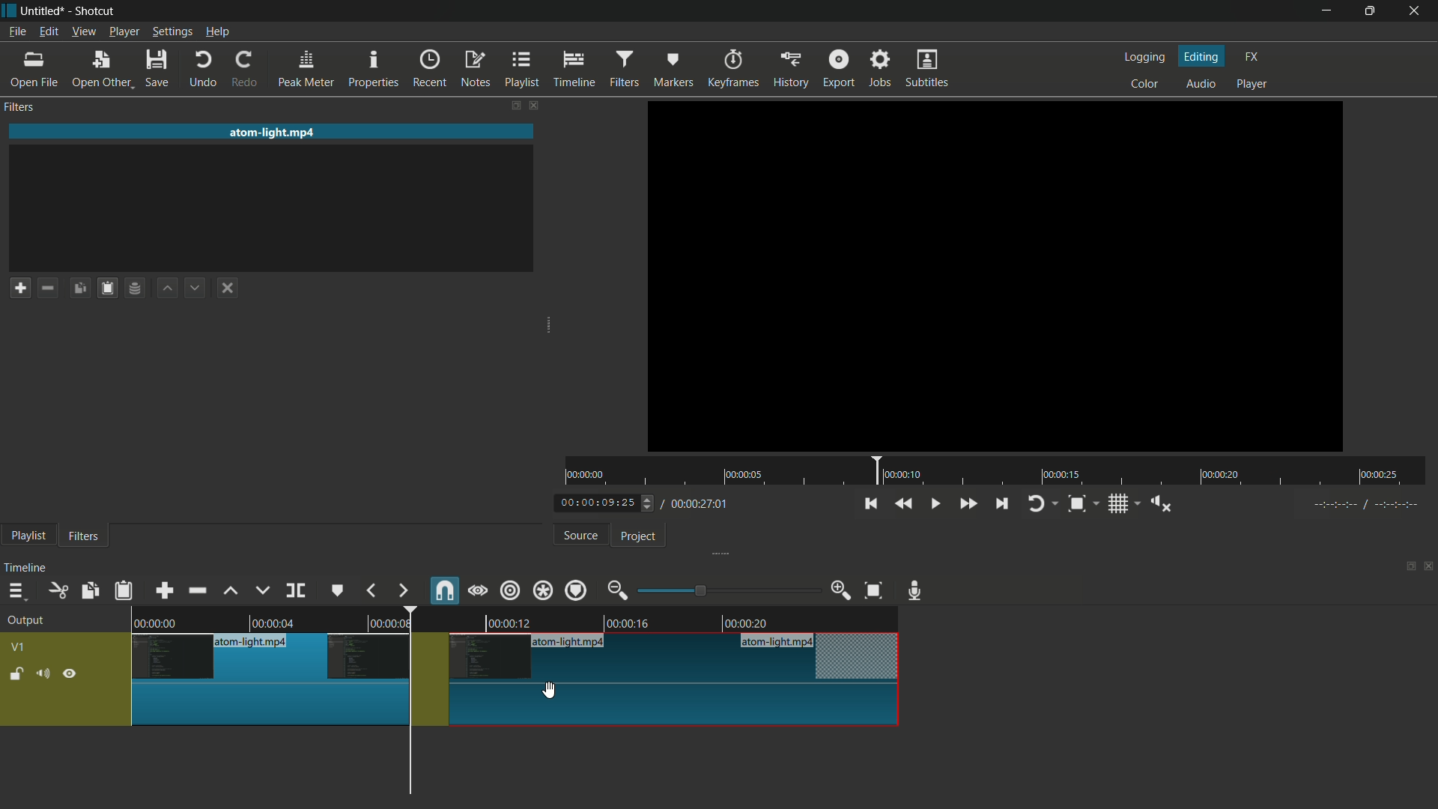  I want to click on maximize, so click(1373, 11).